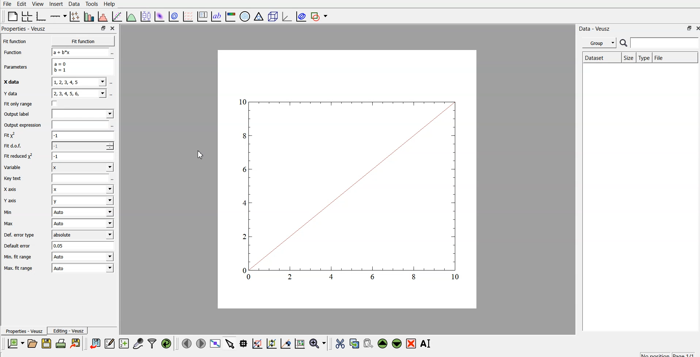 The height and width of the screenshot is (357, 700). Describe the element at coordinates (20, 67) in the screenshot. I see `Parameters` at that location.